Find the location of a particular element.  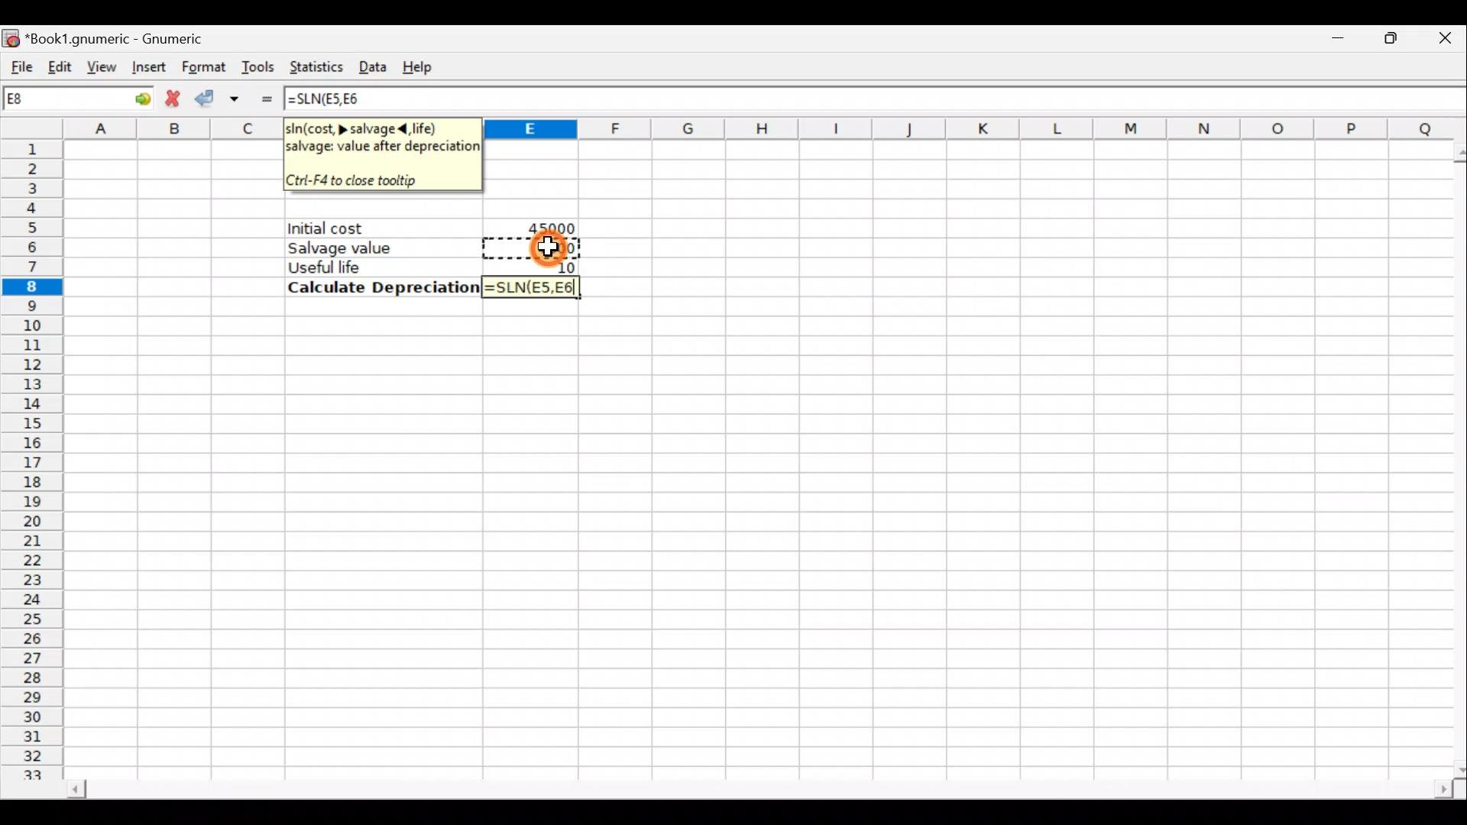

Maximize is located at coordinates (1383, 41).